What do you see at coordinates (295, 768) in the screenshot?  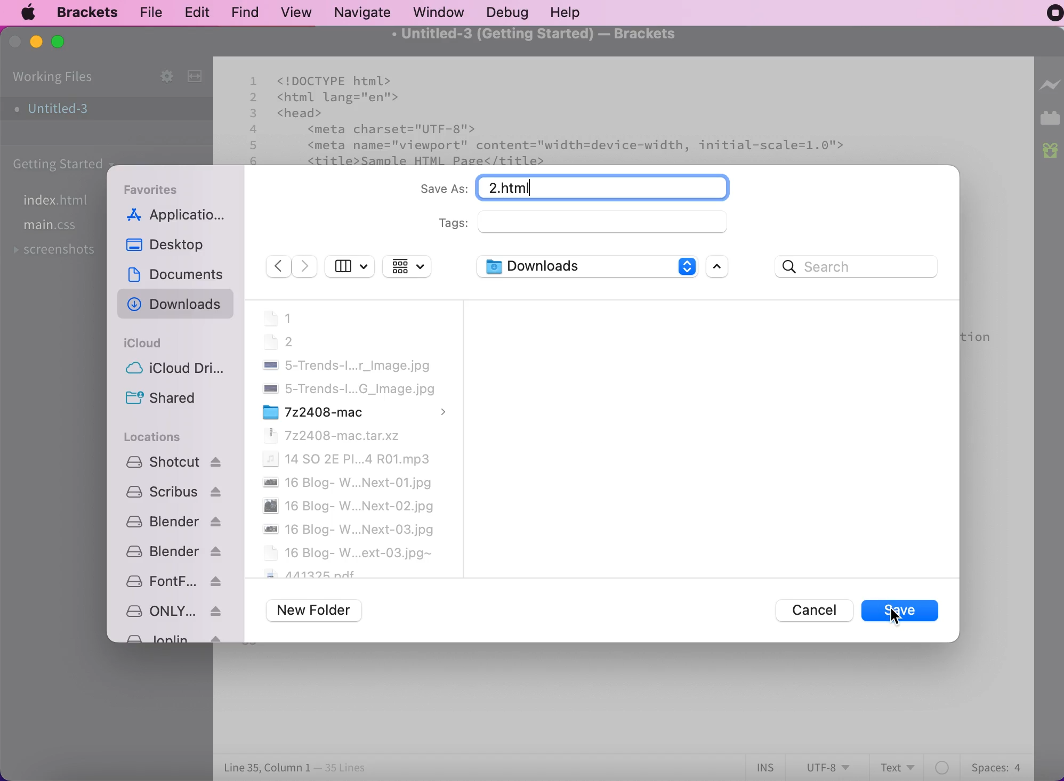 I see `line 35, column 1 - 35 lines` at bounding box center [295, 768].